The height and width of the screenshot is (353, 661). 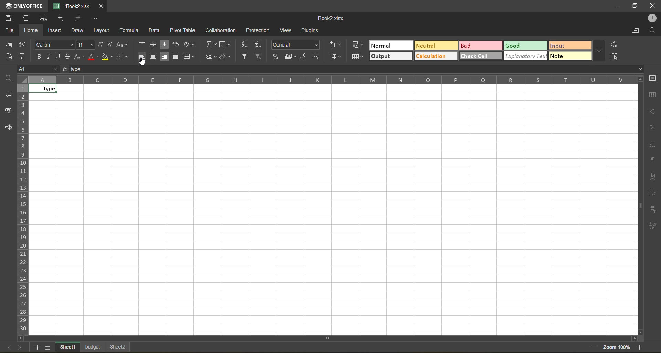 I want to click on select all, so click(x=616, y=58).